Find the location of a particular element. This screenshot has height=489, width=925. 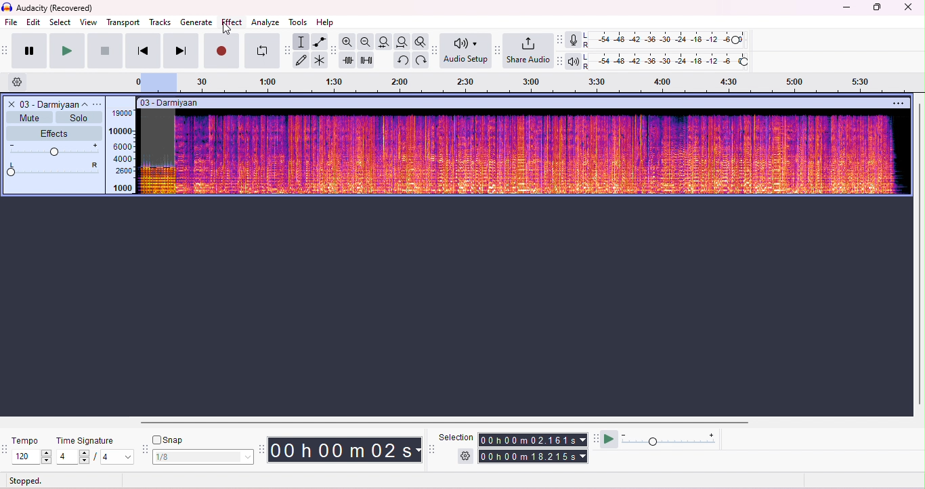

horizontal scroll bar is located at coordinates (450, 421).